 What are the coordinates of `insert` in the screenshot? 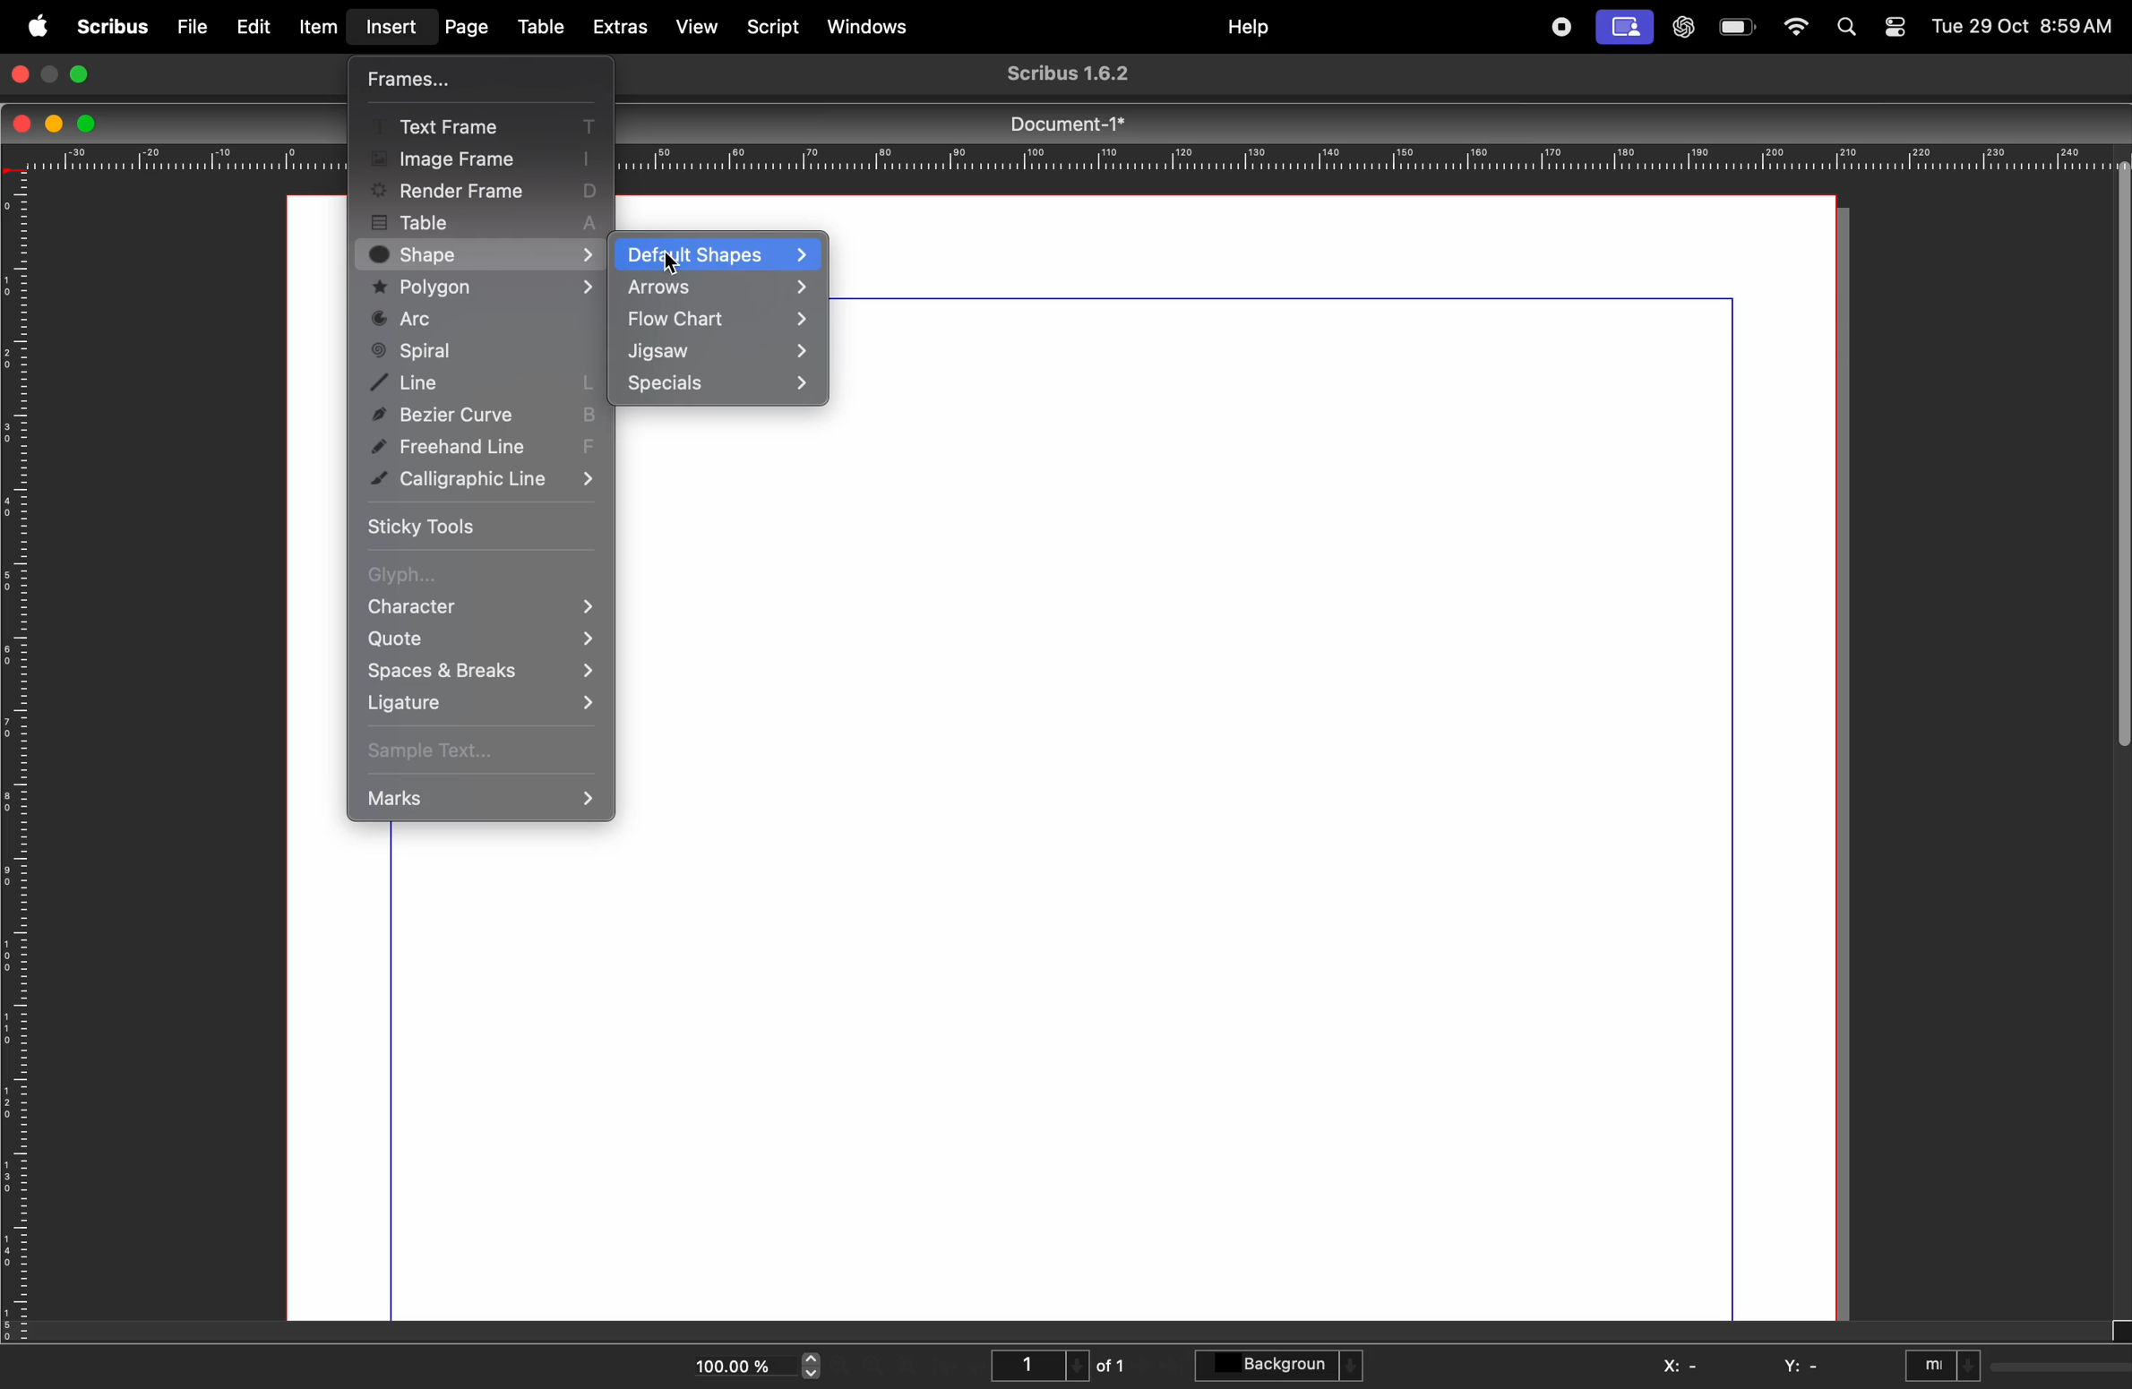 It's located at (391, 26).